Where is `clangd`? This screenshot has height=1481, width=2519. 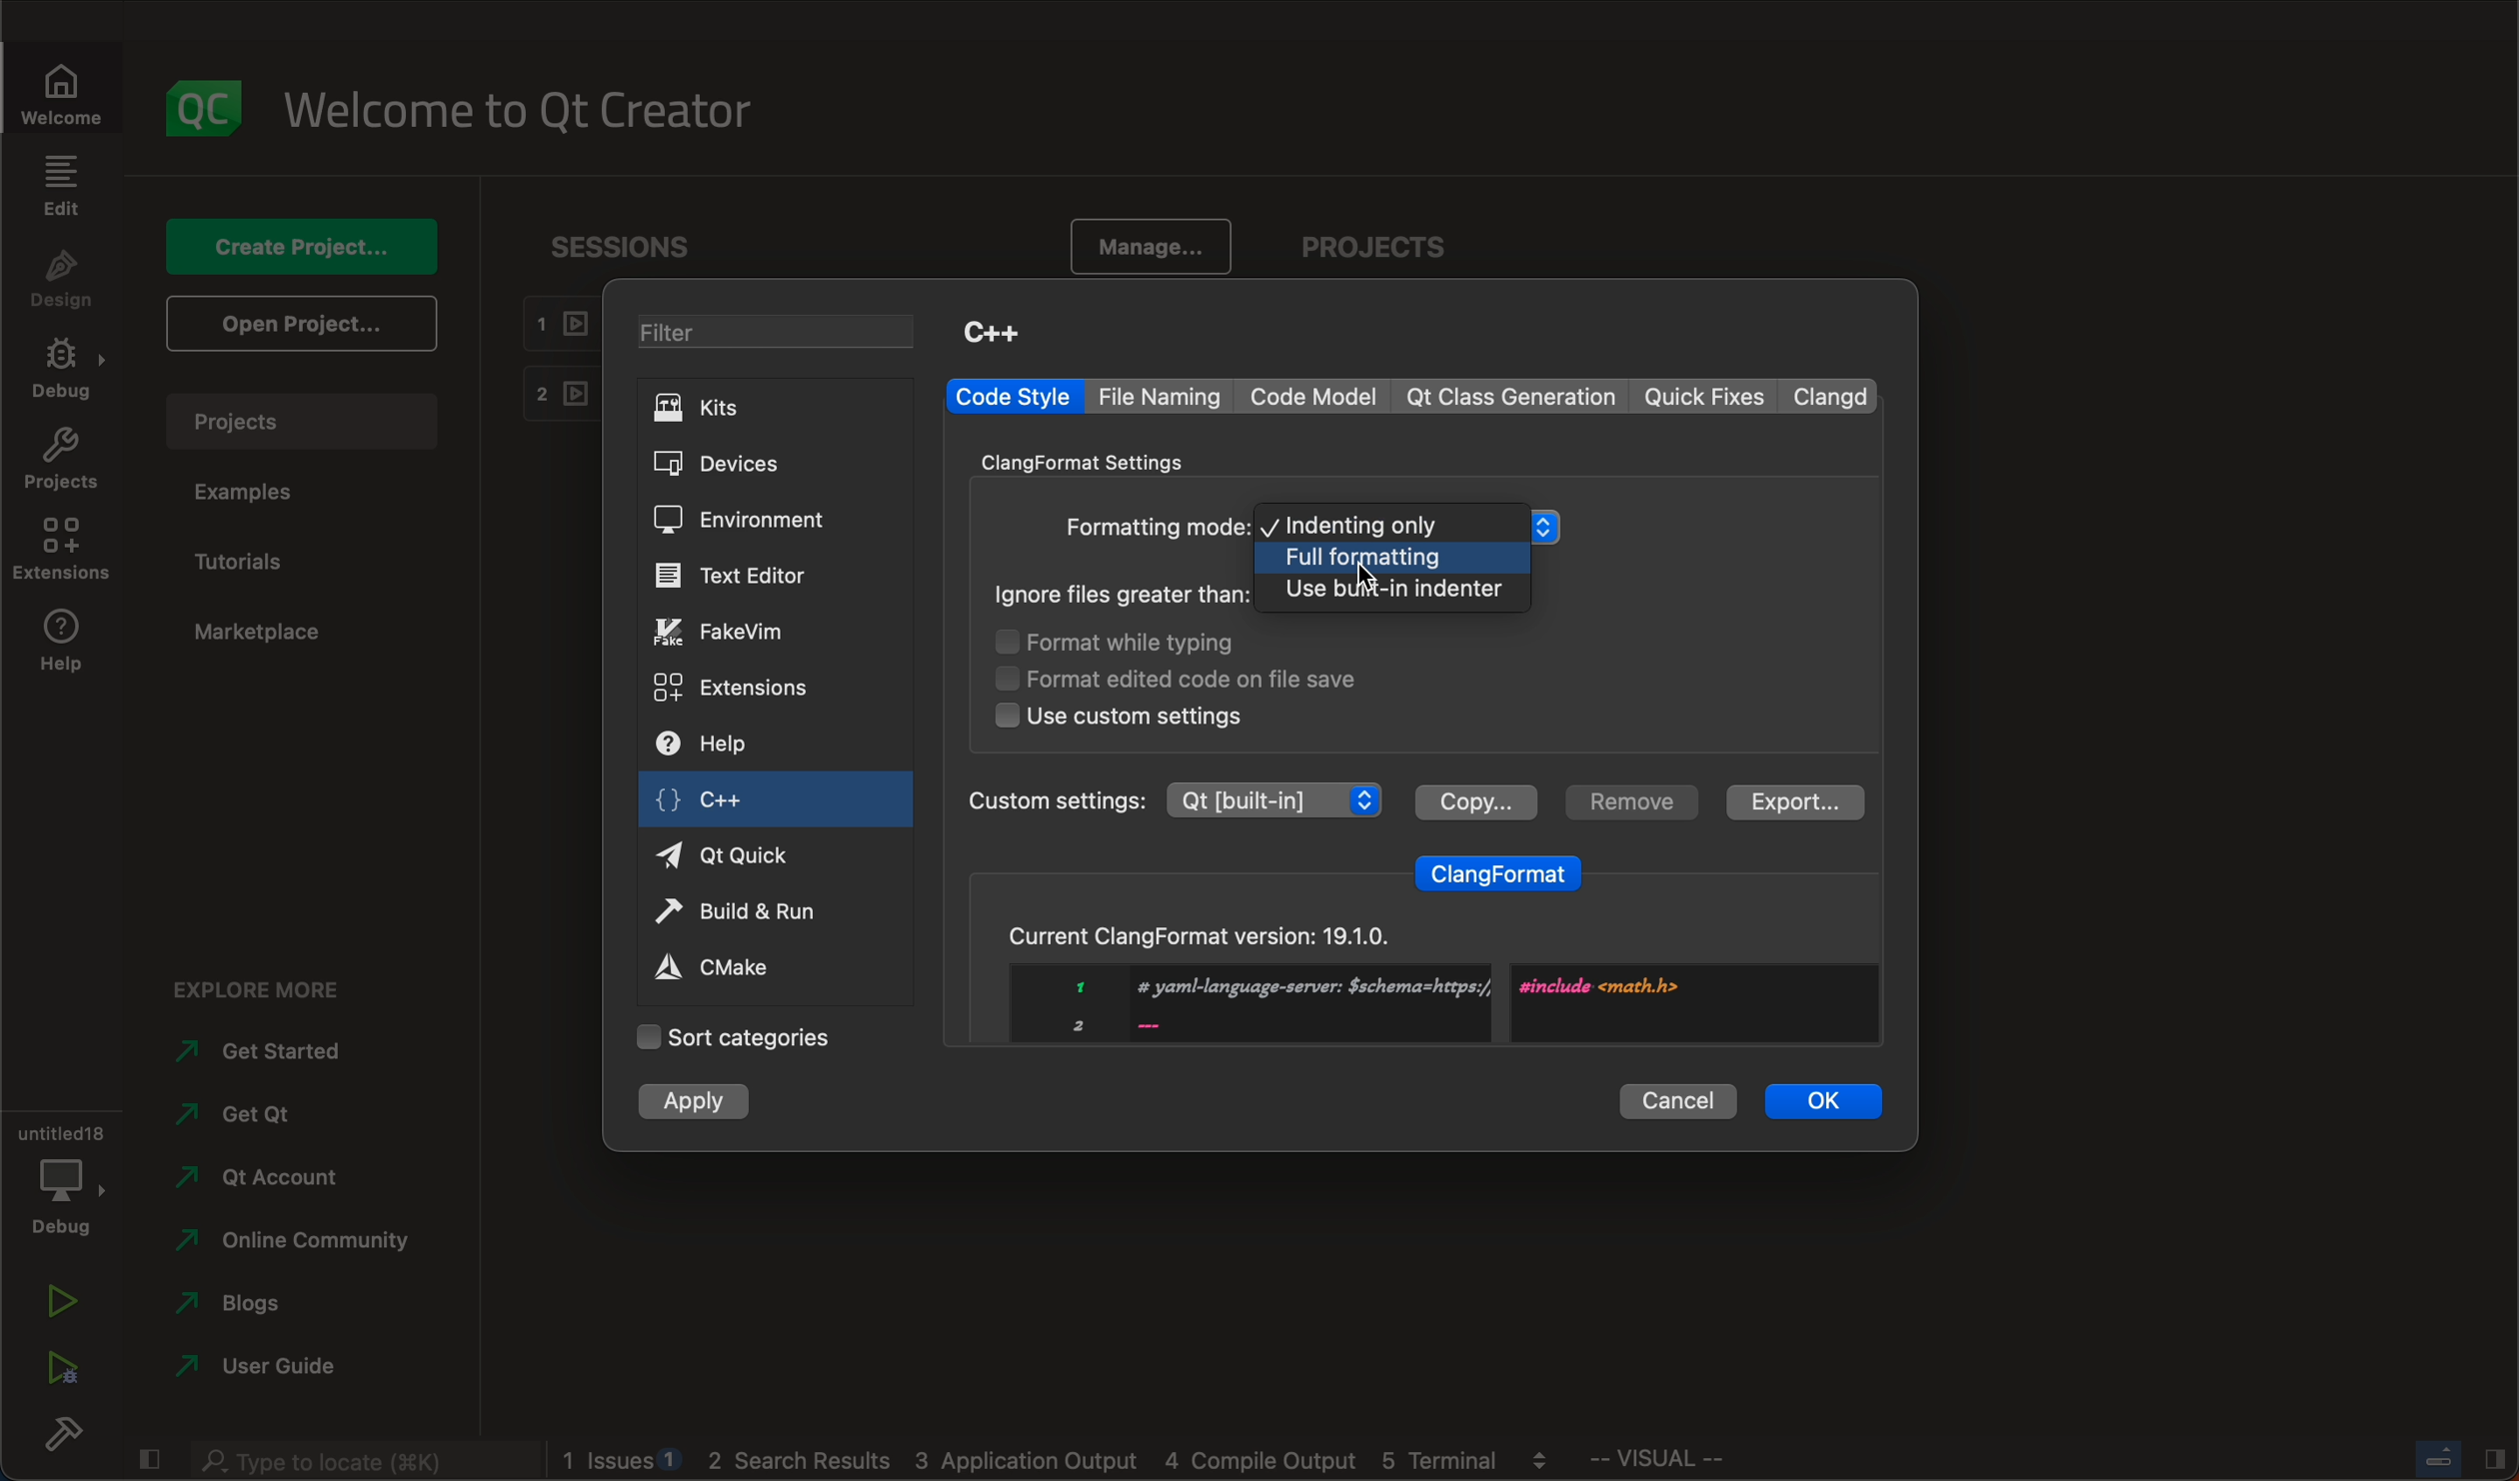 clangd is located at coordinates (1834, 396).